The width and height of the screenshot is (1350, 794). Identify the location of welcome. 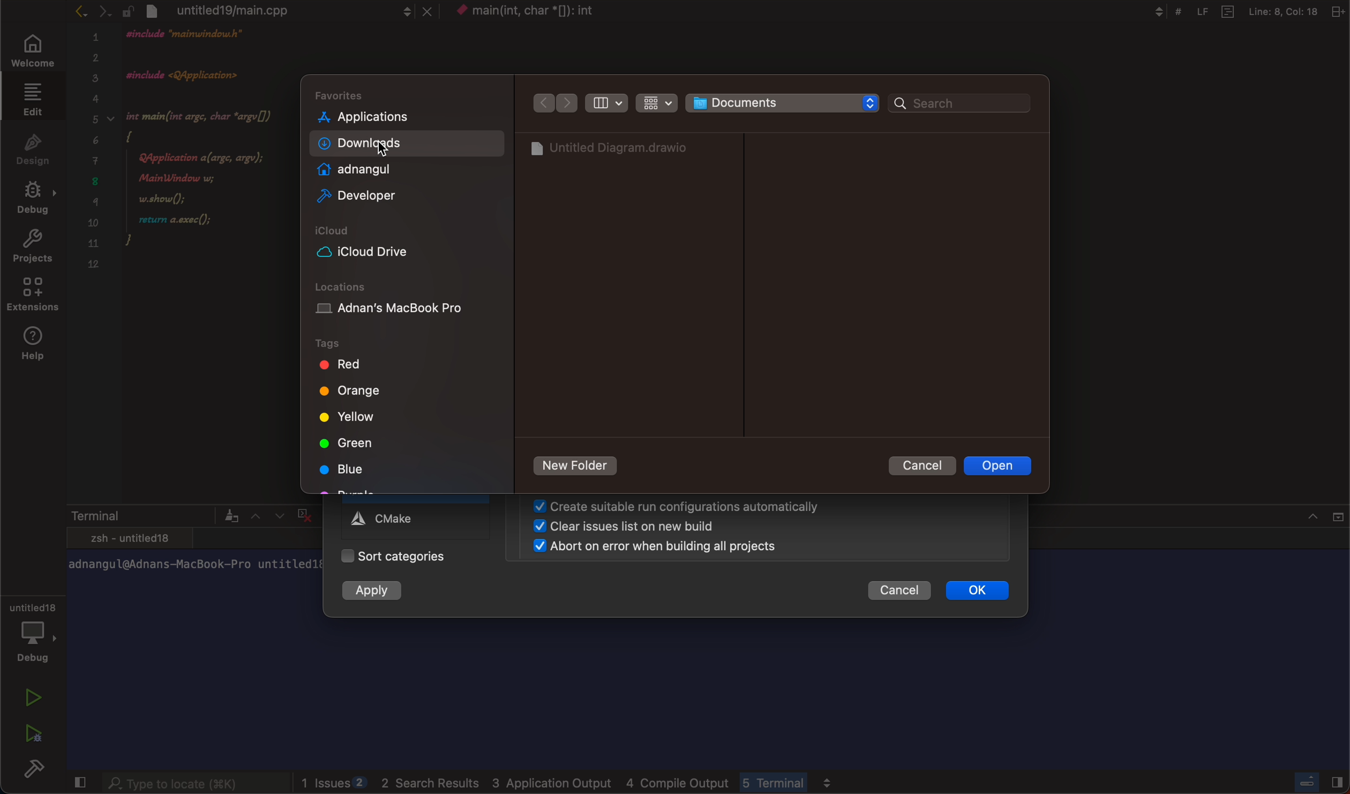
(33, 51).